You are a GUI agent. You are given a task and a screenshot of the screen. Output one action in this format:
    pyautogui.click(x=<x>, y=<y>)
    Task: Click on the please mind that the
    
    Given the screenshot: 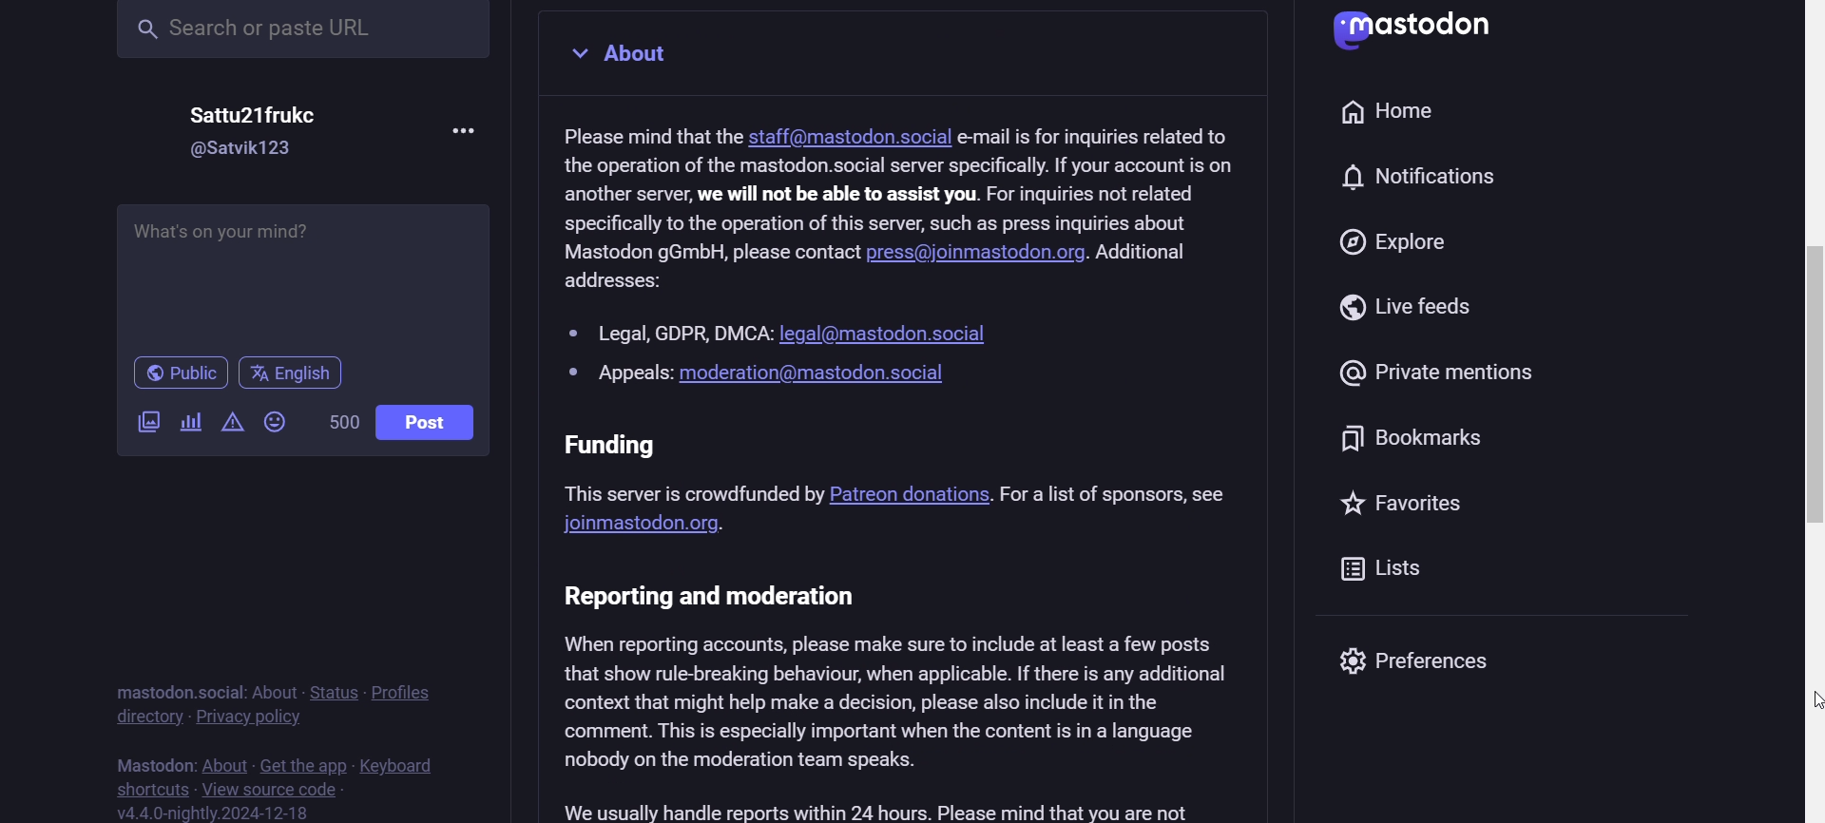 What is the action you would take?
    pyautogui.click(x=644, y=135)
    